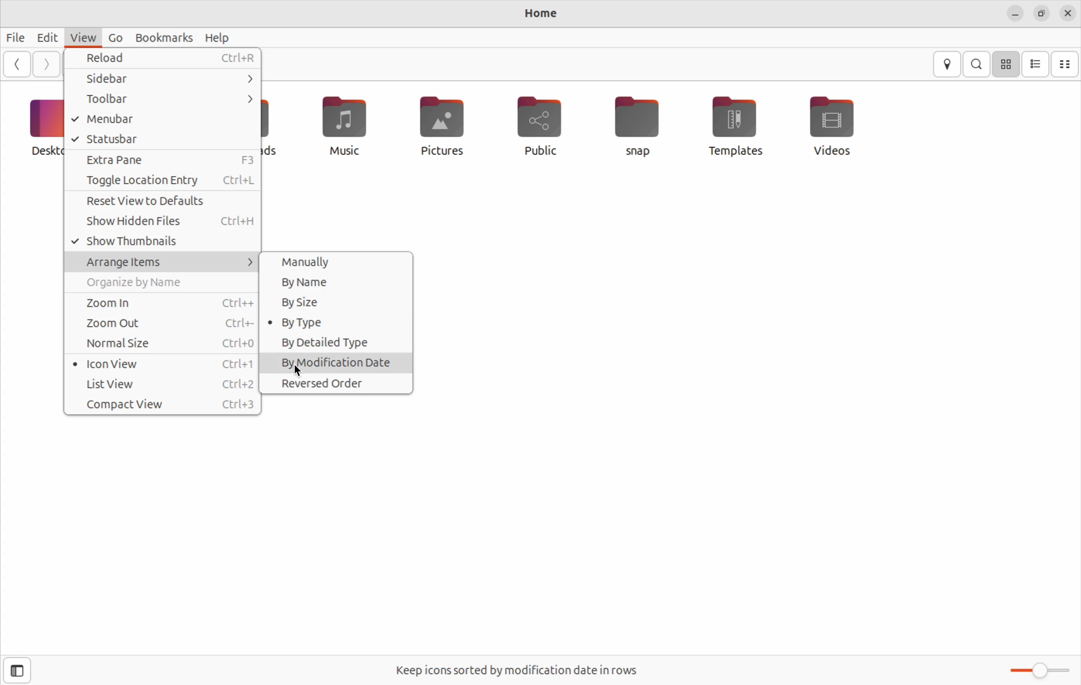  I want to click on By modification date, so click(338, 362).